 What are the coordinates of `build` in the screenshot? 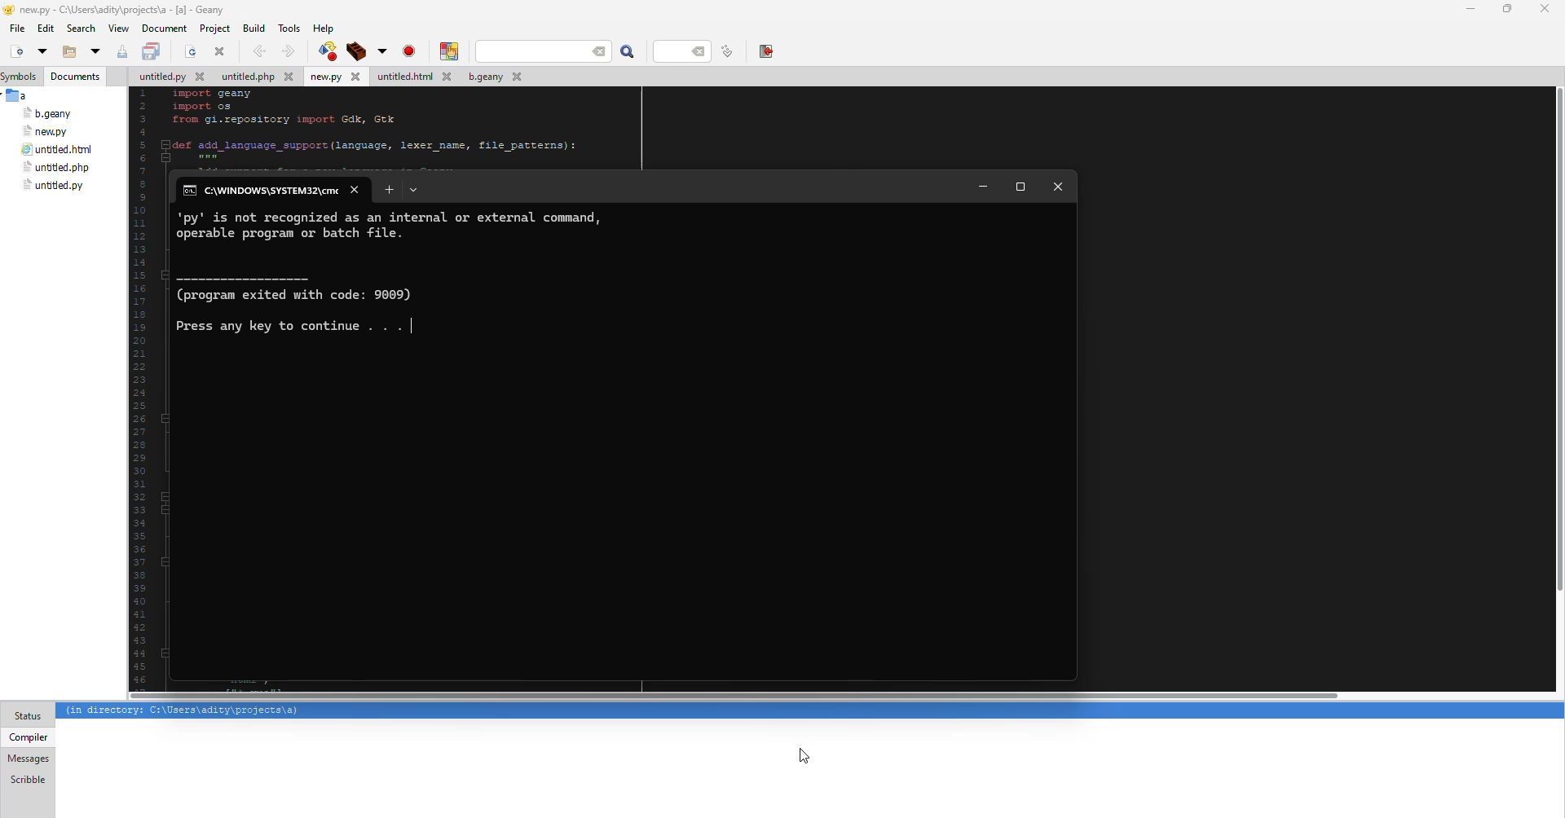 It's located at (327, 51).